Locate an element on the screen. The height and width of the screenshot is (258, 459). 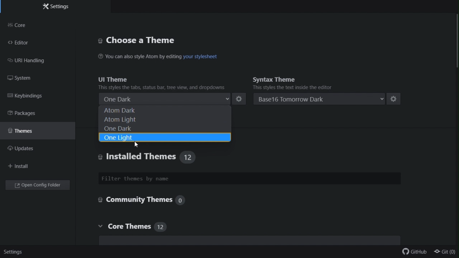
your stylesheet is located at coordinates (200, 57).